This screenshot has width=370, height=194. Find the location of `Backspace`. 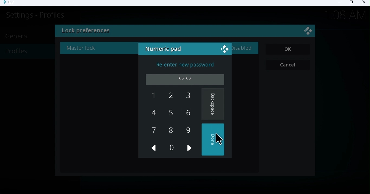

Backspace is located at coordinates (213, 104).